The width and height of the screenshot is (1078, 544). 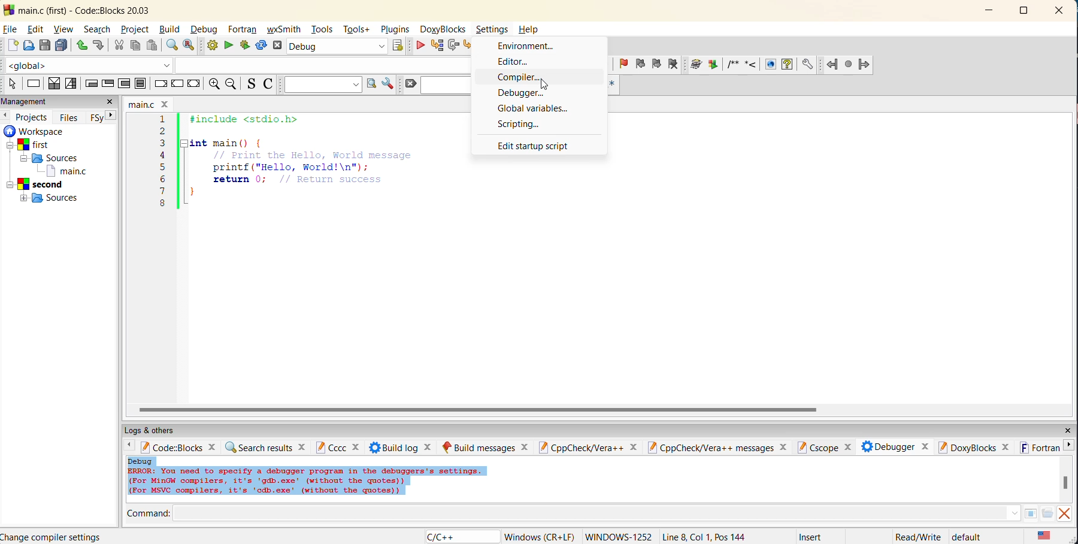 I want to click on debugger, so click(x=894, y=446).